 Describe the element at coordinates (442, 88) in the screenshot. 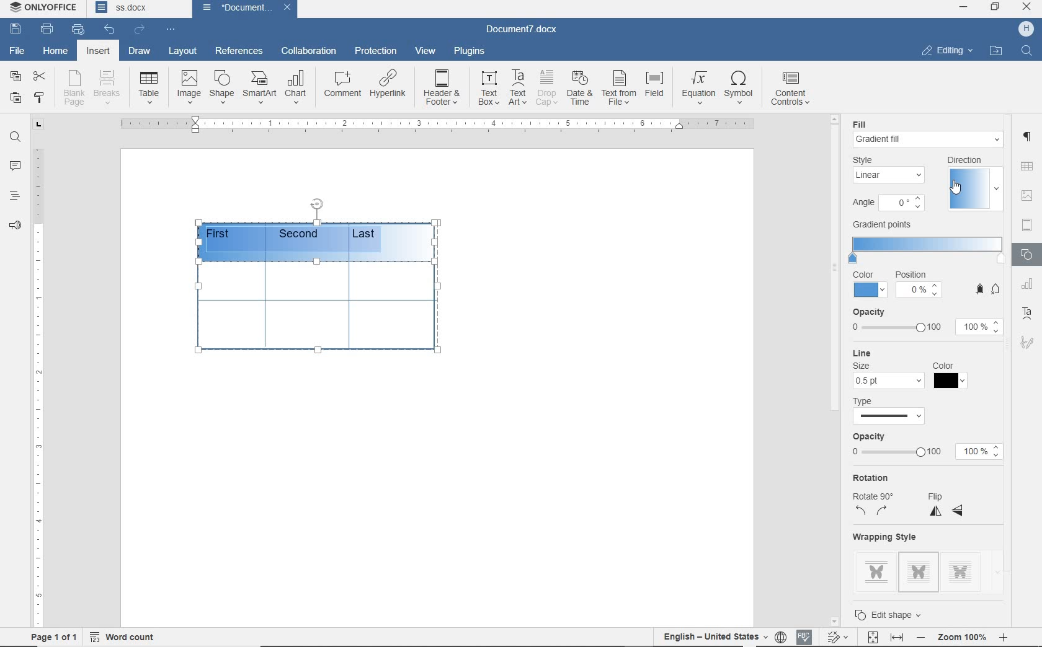

I see `header & footer` at that location.